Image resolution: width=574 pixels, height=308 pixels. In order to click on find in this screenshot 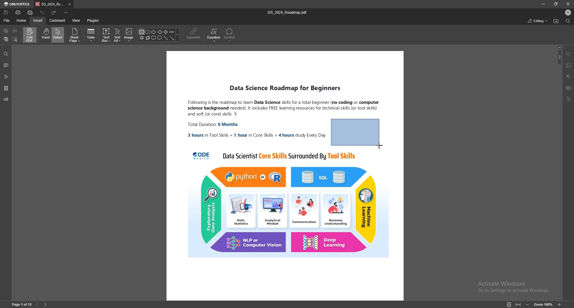, I will do `click(567, 21)`.